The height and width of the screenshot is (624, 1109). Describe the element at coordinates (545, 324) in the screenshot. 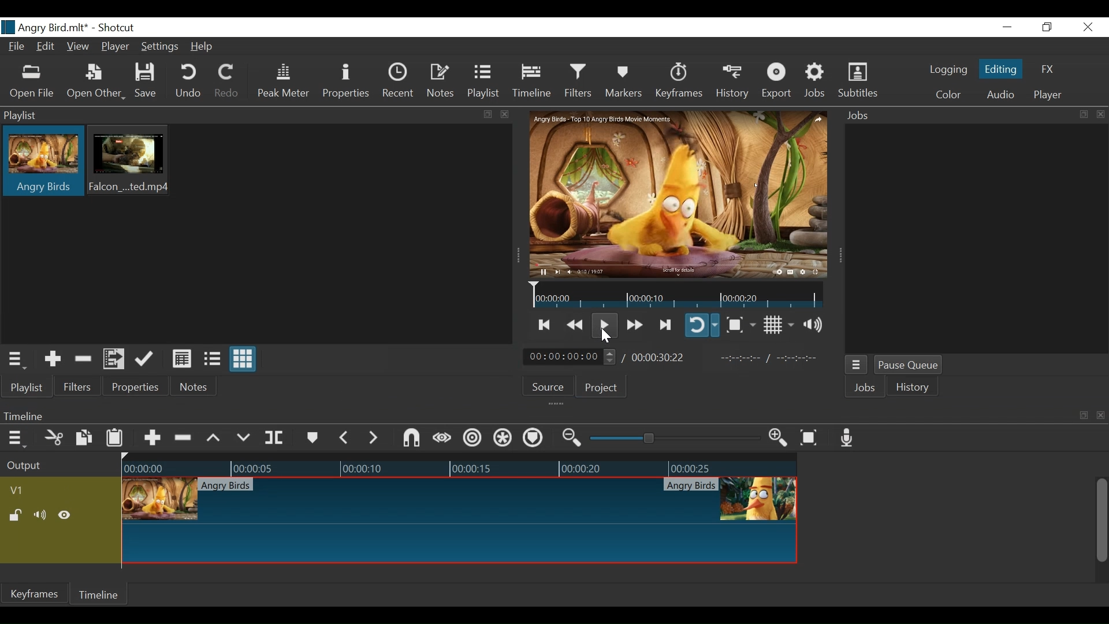

I see `Skip to the previous point` at that location.